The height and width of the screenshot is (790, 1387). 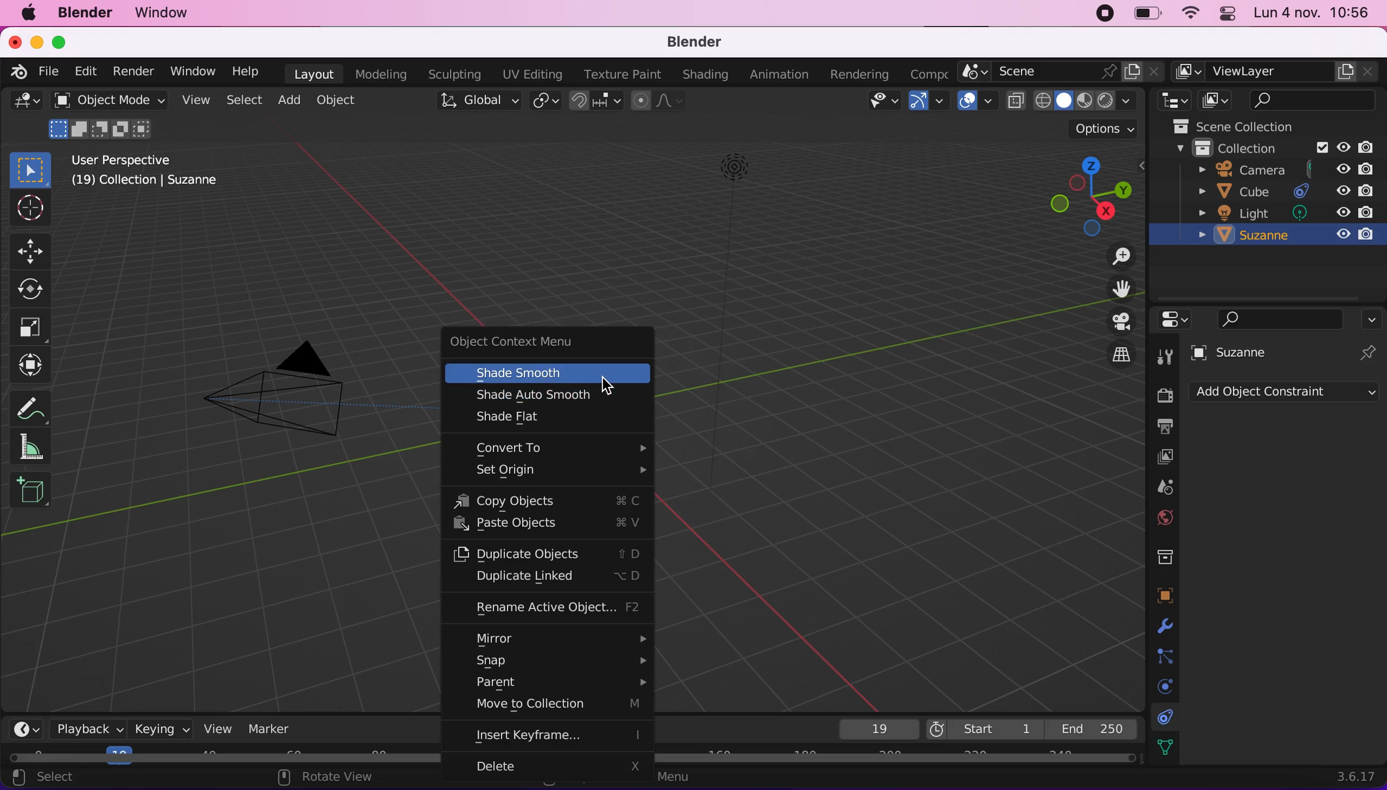 I want to click on recording stopped, so click(x=1106, y=14).